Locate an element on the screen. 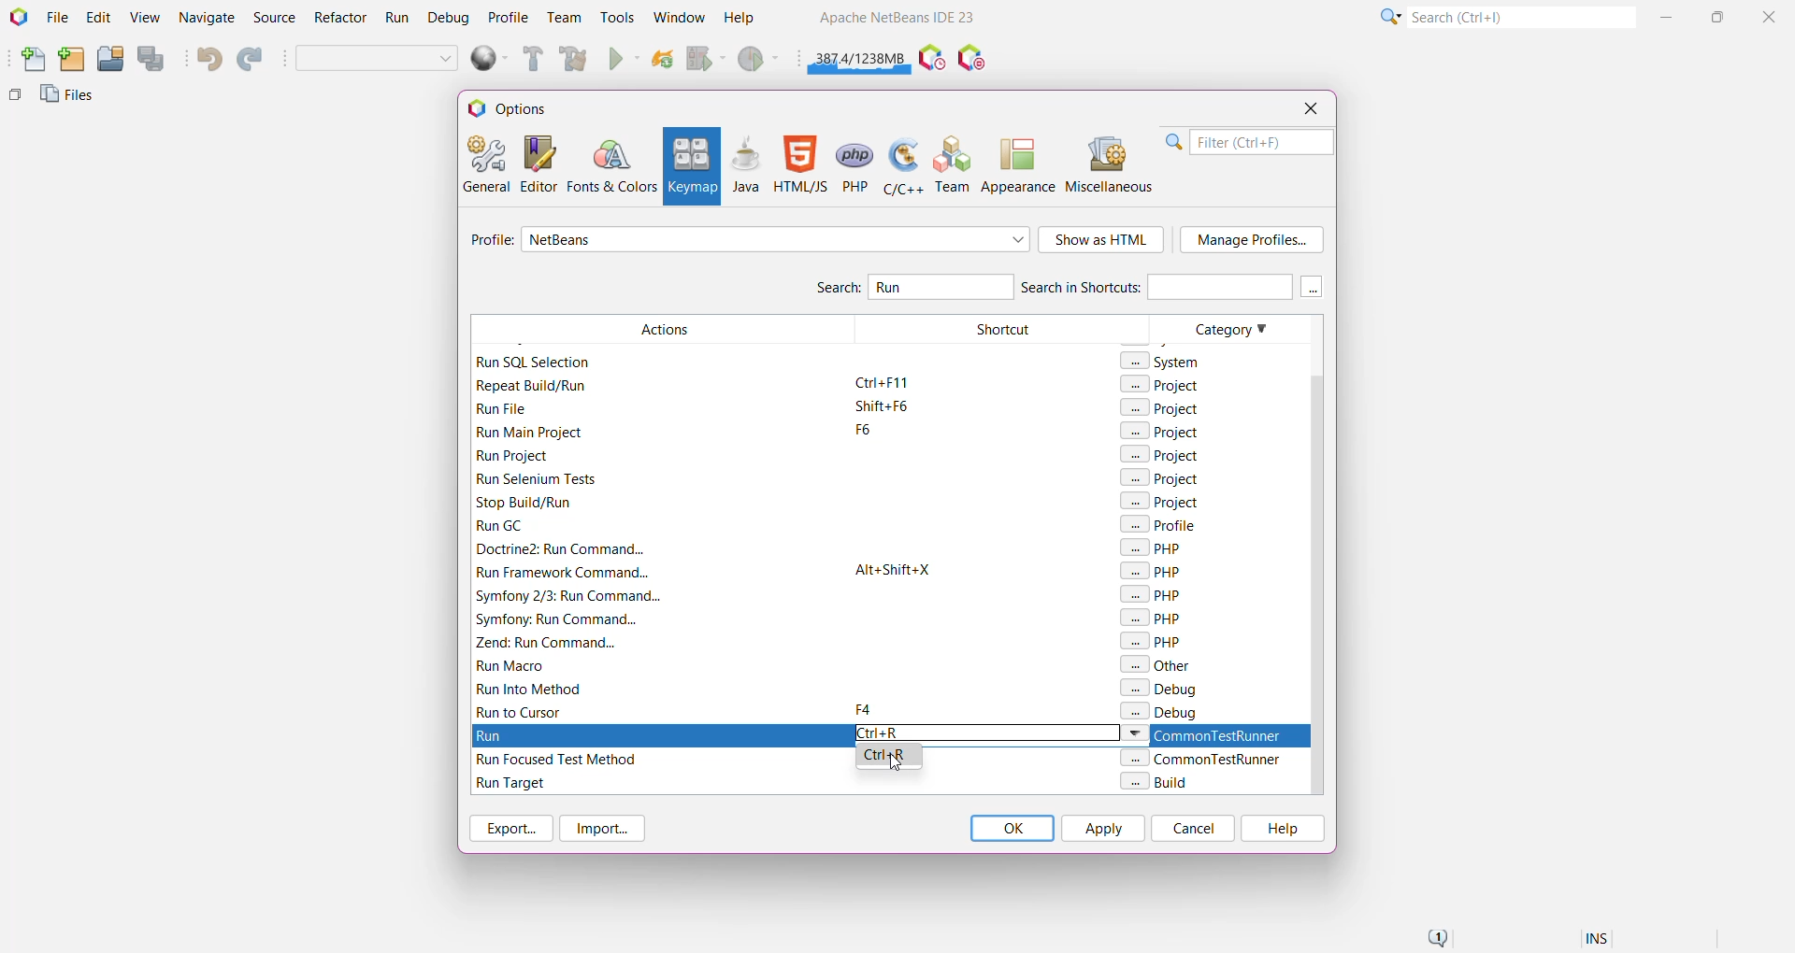 This screenshot has width=1795, height=953. Undo is located at coordinates (208, 59).